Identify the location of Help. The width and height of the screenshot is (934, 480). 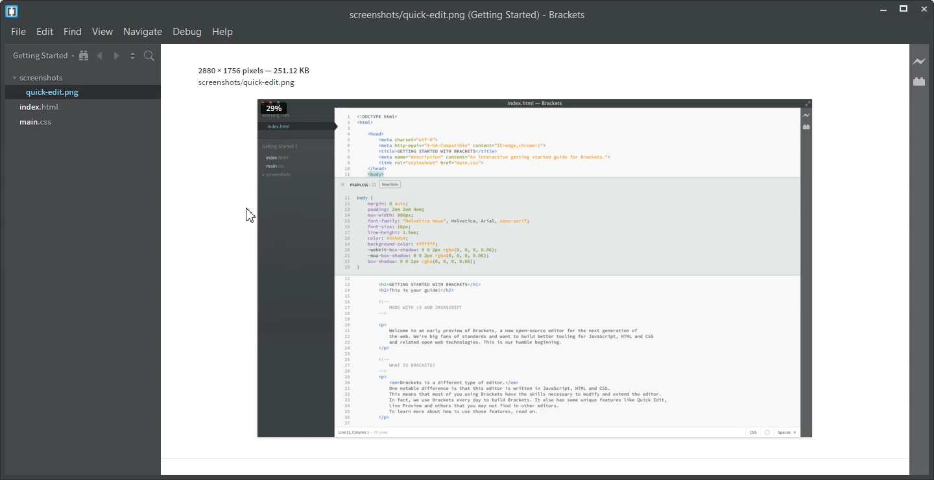
(222, 32).